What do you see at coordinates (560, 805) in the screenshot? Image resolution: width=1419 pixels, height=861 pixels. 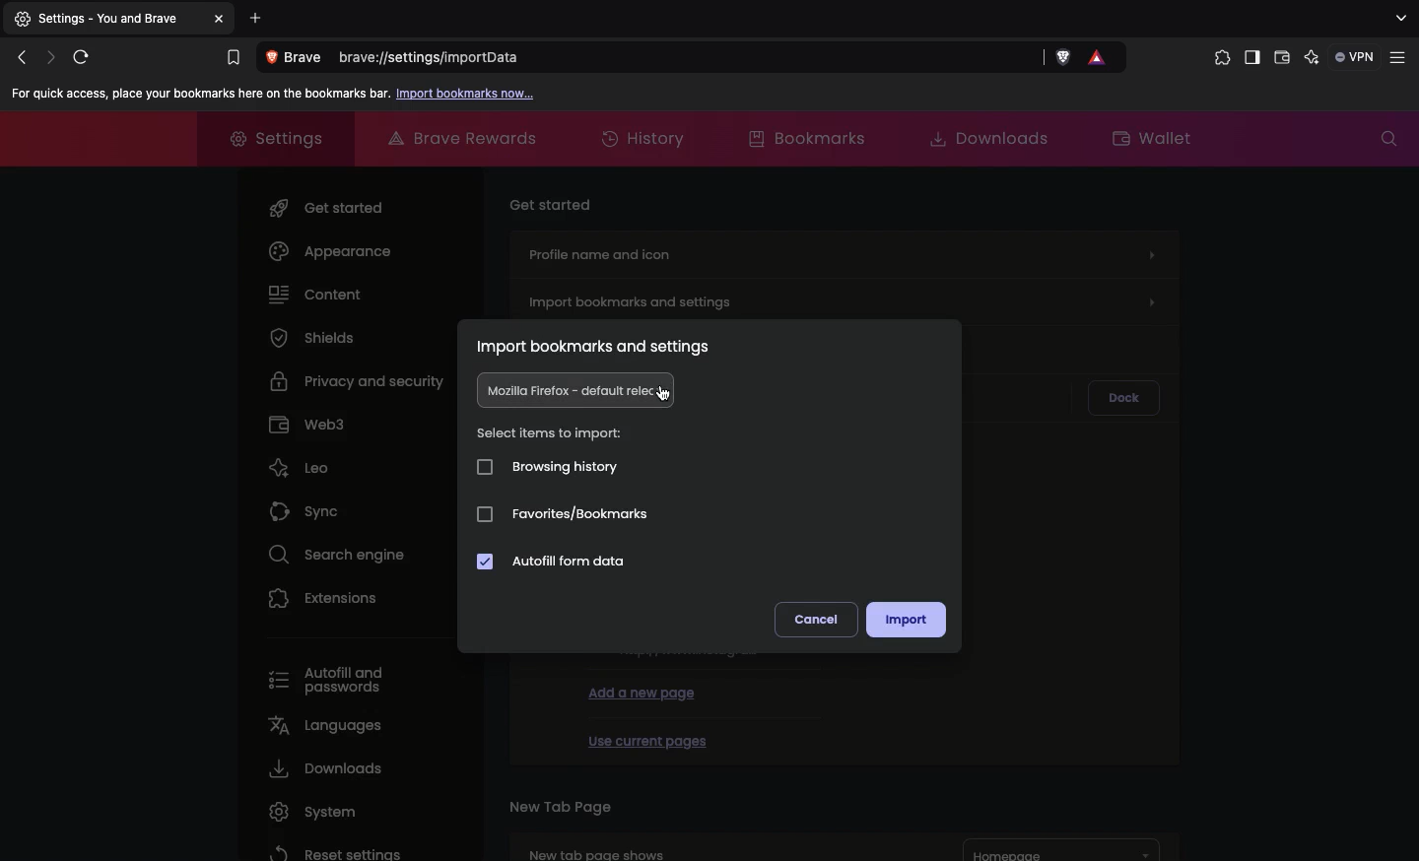 I see `New tab page` at bounding box center [560, 805].